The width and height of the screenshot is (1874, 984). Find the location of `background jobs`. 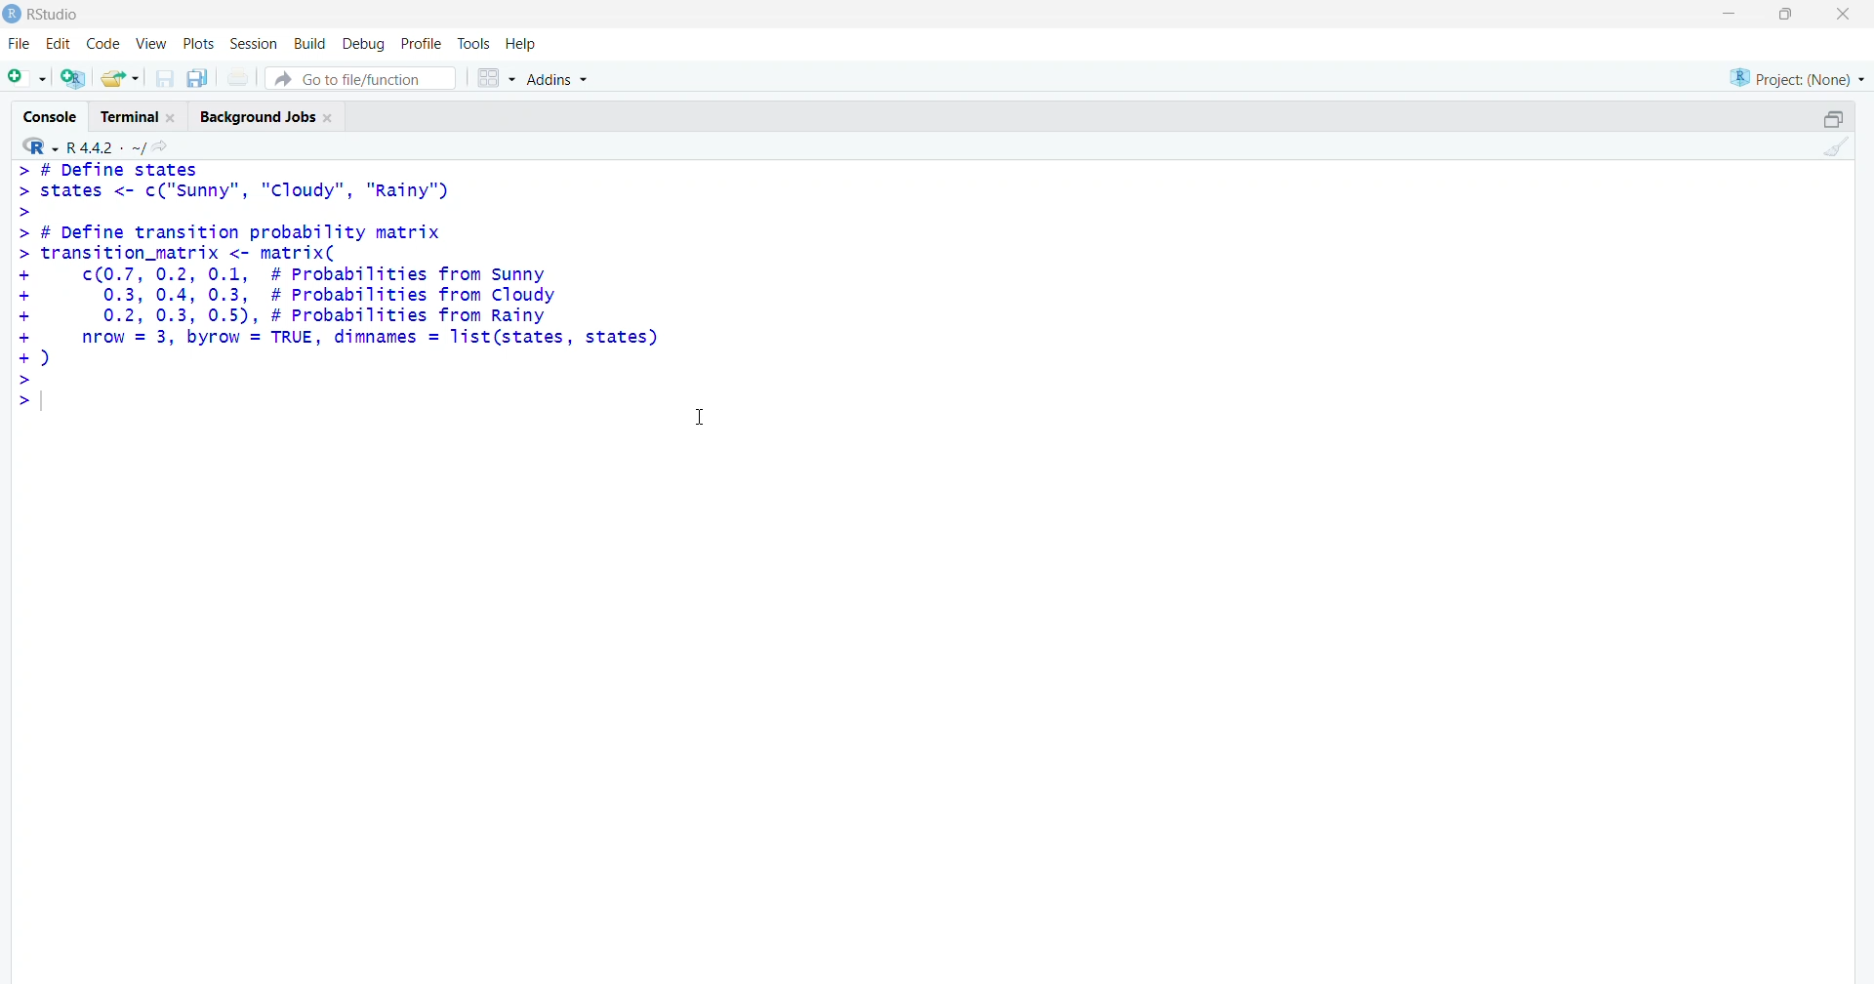

background jobs is located at coordinates (272, 117).